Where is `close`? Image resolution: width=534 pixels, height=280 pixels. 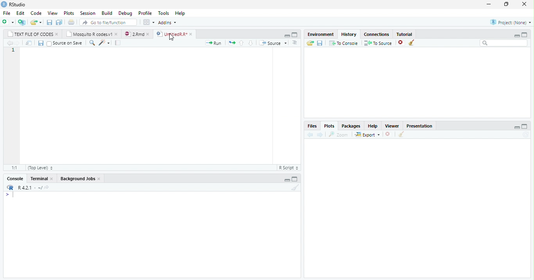
close is located at coordinates (523, 4).